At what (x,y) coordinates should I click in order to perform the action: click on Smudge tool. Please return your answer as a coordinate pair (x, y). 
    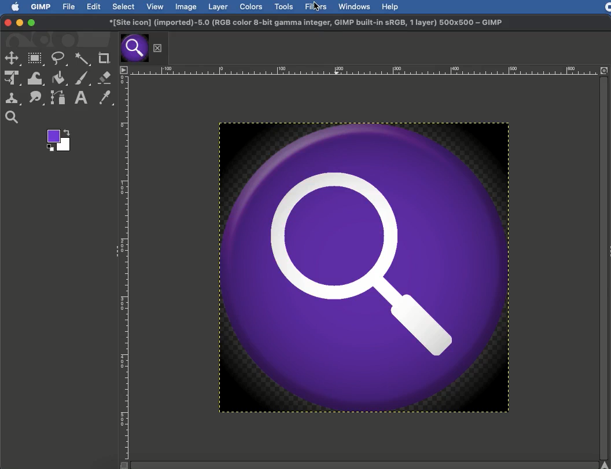
    Looking at the image, I should click on (37, 98).